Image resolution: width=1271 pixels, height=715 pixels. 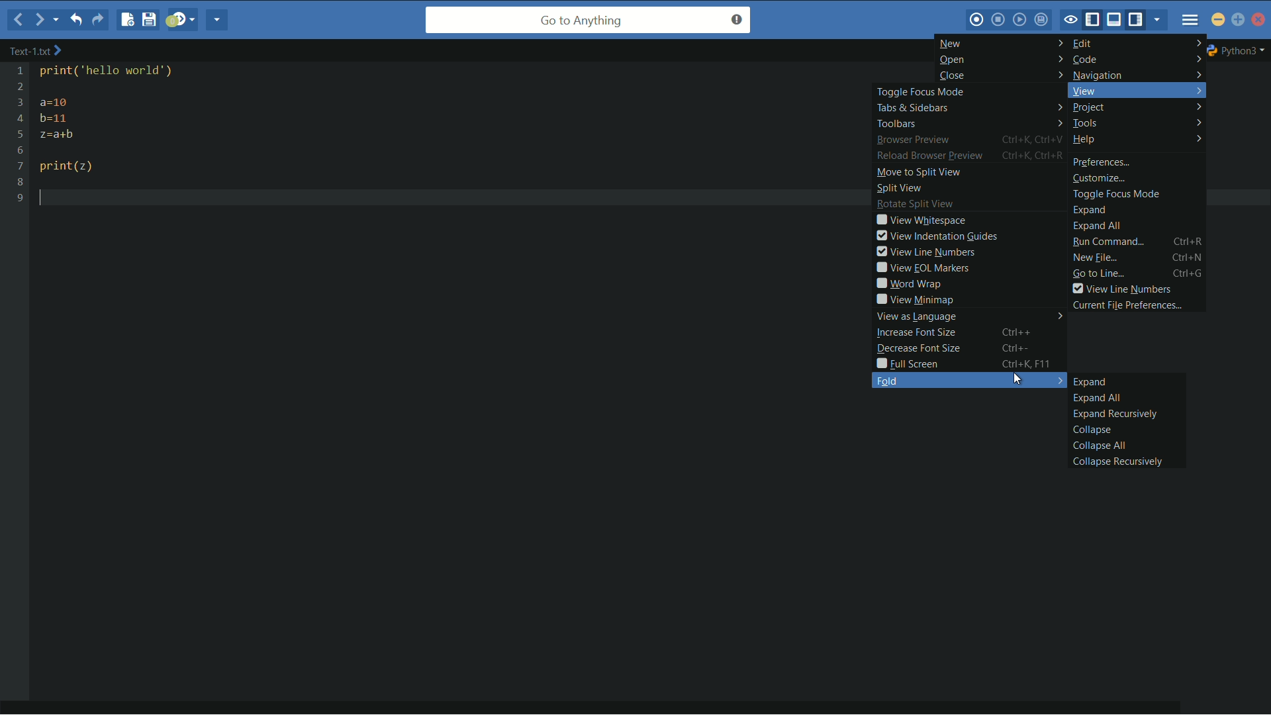 I want to click on Ctrl+K, F11, so click(x=1031, y=363).